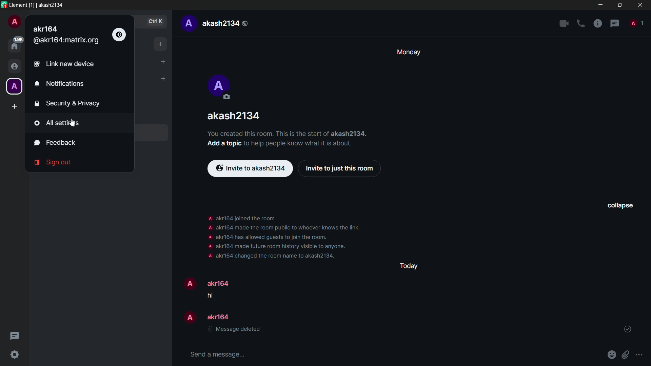 This screenshot has width=651, height=366. Describe the element at coordinates (304, 143) in the screenshot. I see `to help people know what it is about.` at that location.